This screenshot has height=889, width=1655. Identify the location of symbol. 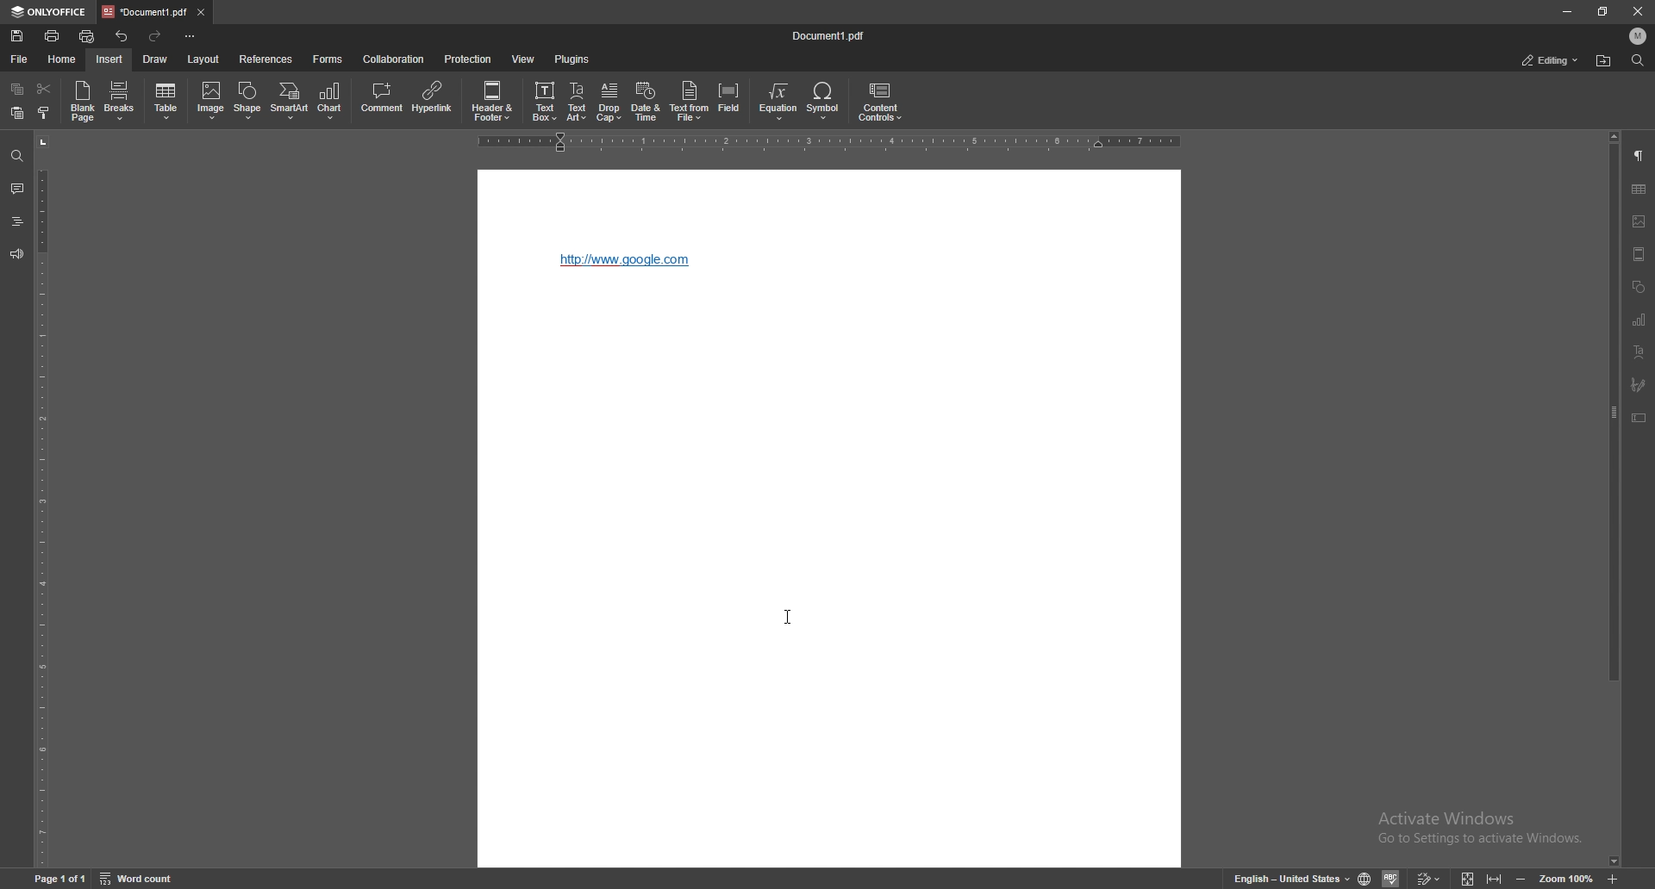
(826, 102).